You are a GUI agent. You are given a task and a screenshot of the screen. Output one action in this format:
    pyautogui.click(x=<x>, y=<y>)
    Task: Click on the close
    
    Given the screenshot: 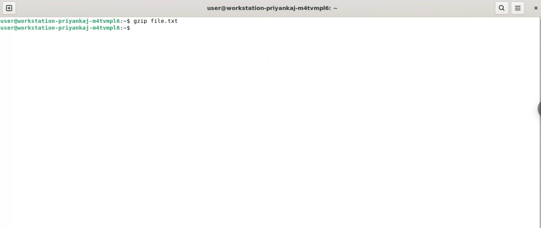 What is the action you would take?
    pyautogui.click(x=536, y=8)
    